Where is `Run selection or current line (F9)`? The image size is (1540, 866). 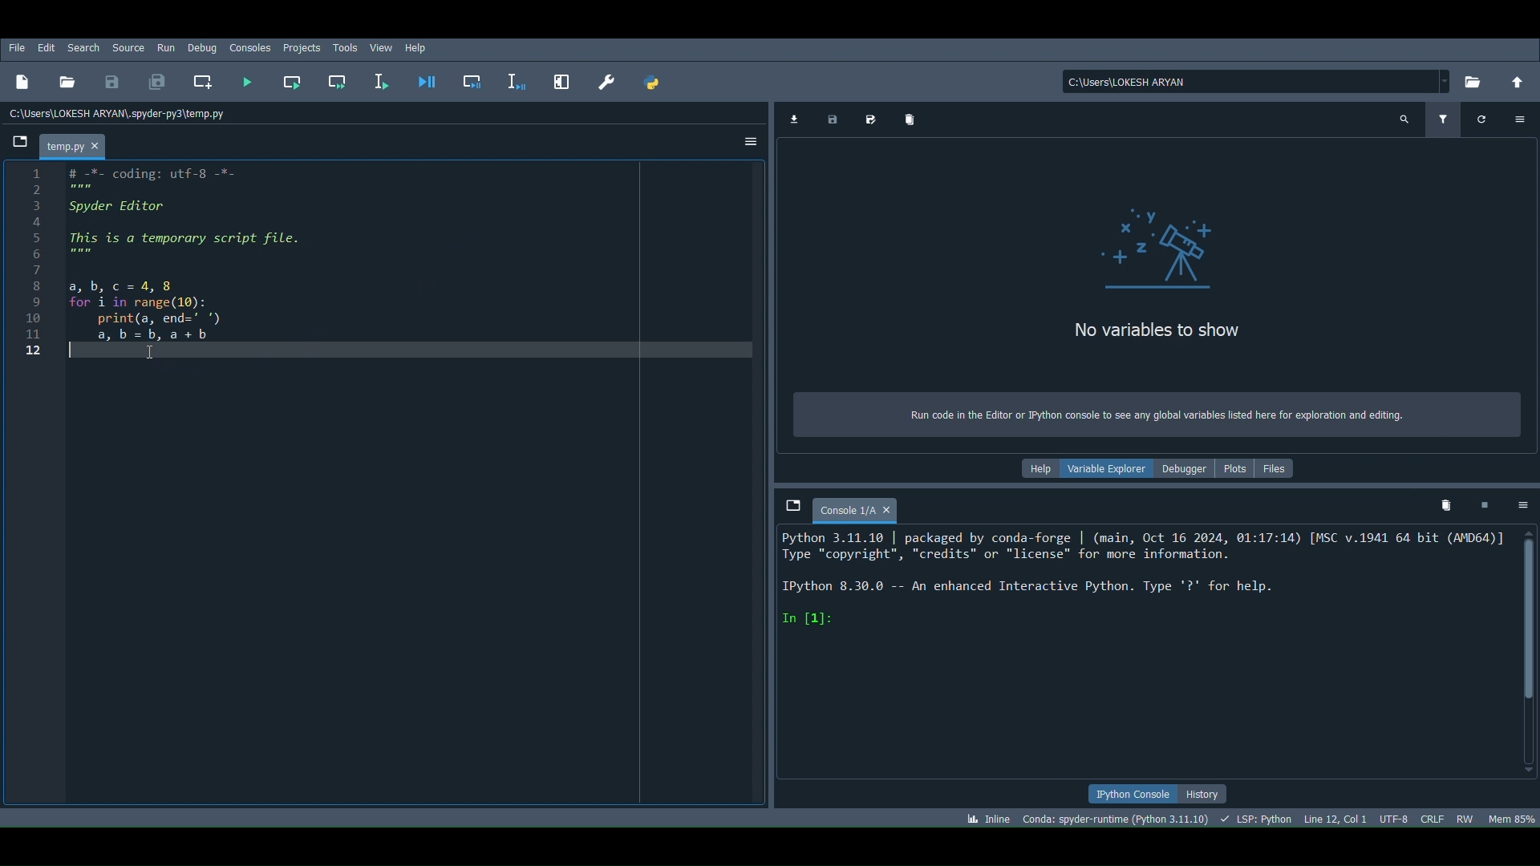 Run selection or current line (F9) is located at coordinates (383, 79).